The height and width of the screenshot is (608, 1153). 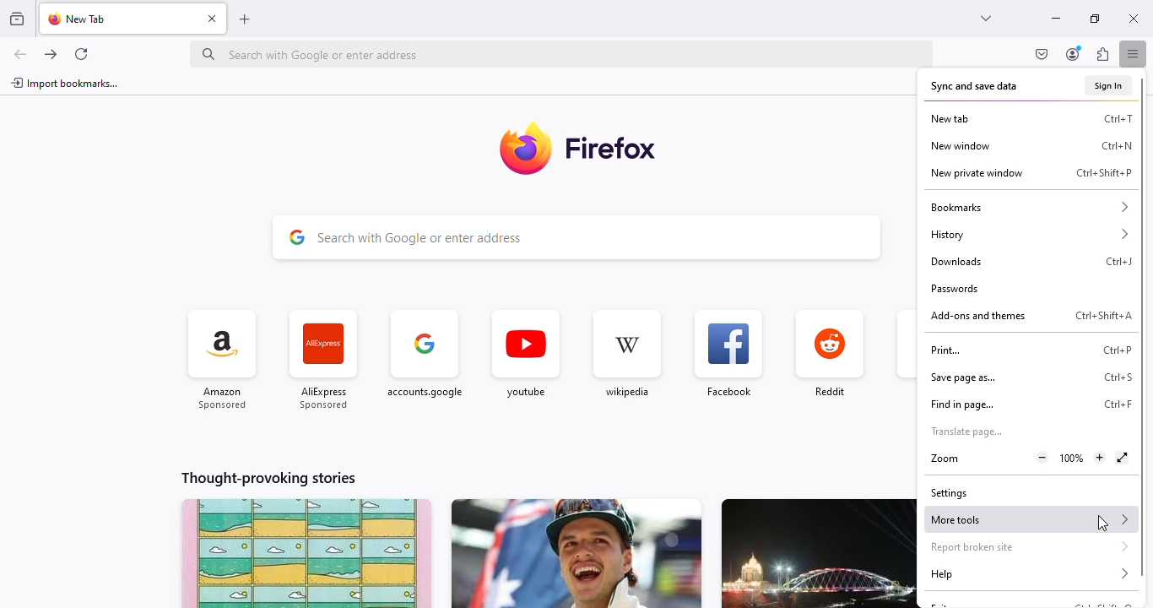 I want to click on minimize, so click(x=1056, y=19).